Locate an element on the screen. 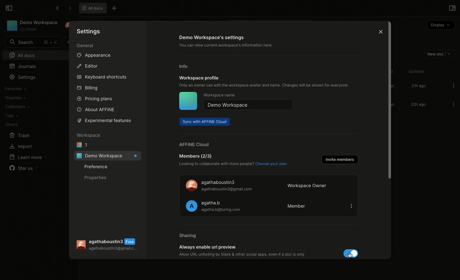 This screenshot has height=280, width=460. All docs is located at coordinates (92, 8).